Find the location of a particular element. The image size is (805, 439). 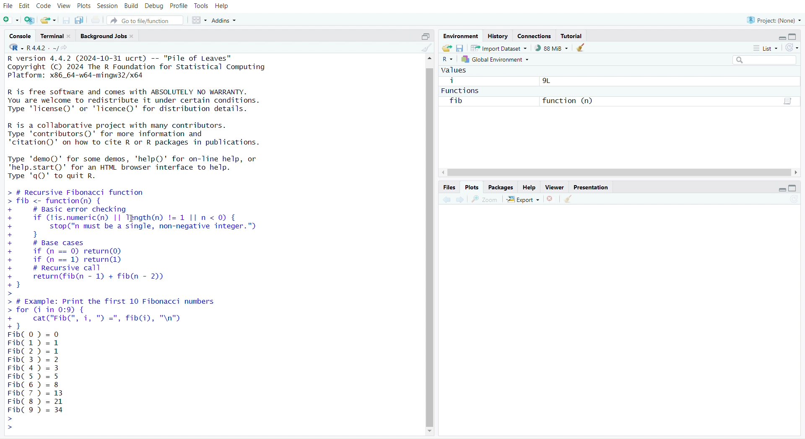

tools is located at coordinates (201, 6).